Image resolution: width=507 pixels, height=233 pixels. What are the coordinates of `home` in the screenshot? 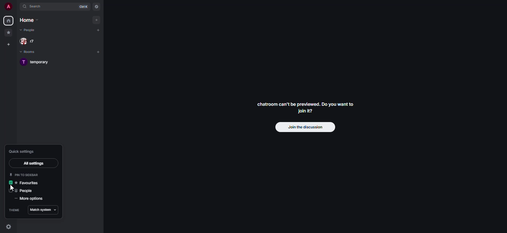 It's located at (8, 21).